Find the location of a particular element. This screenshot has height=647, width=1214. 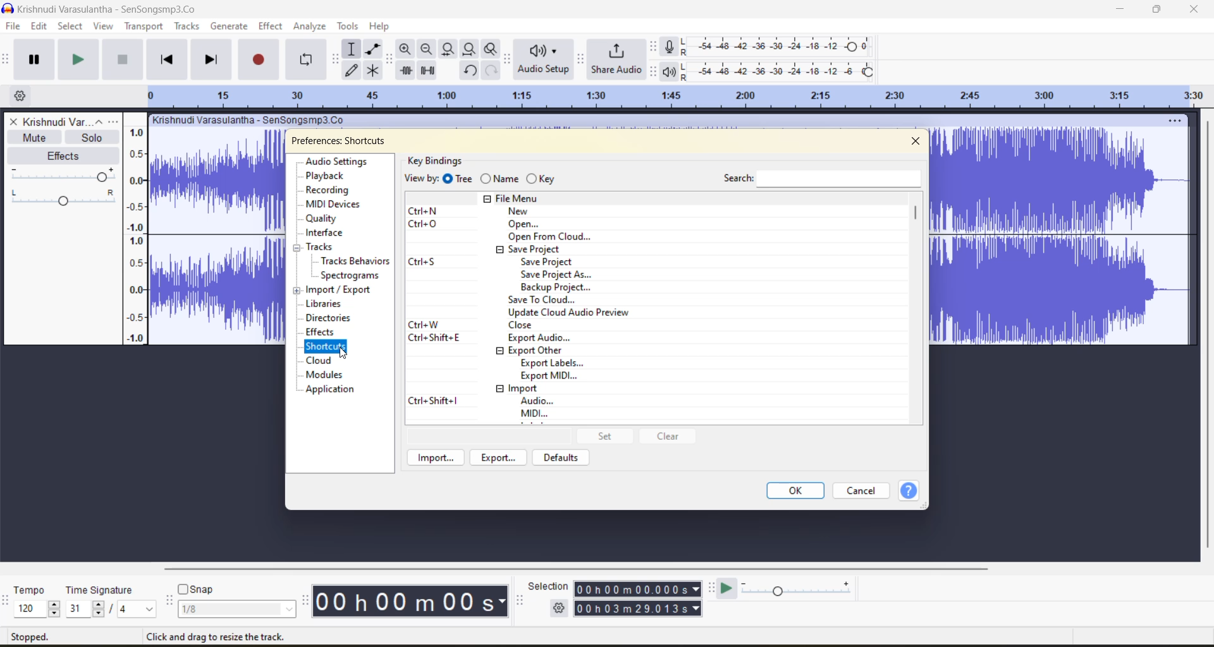

selection is located at coordinates (546, 585).